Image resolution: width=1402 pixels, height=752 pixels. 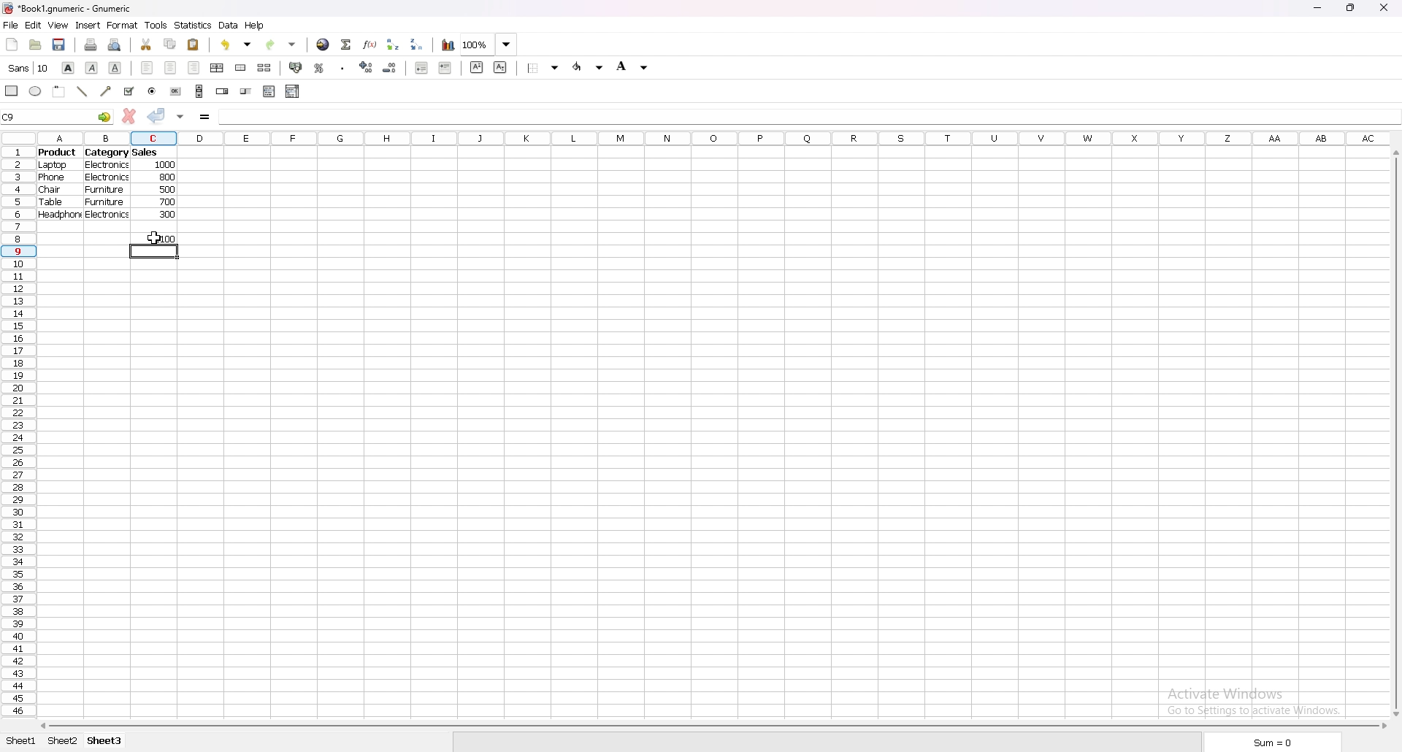 What do you see at coordinates (170, 68) in the screenshot?
I see `centre` at bounding box center [170, 68].